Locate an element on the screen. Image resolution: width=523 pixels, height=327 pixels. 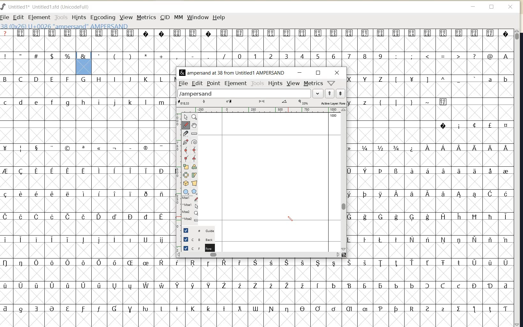
add a tangent point is located at coordinates (194, 158).